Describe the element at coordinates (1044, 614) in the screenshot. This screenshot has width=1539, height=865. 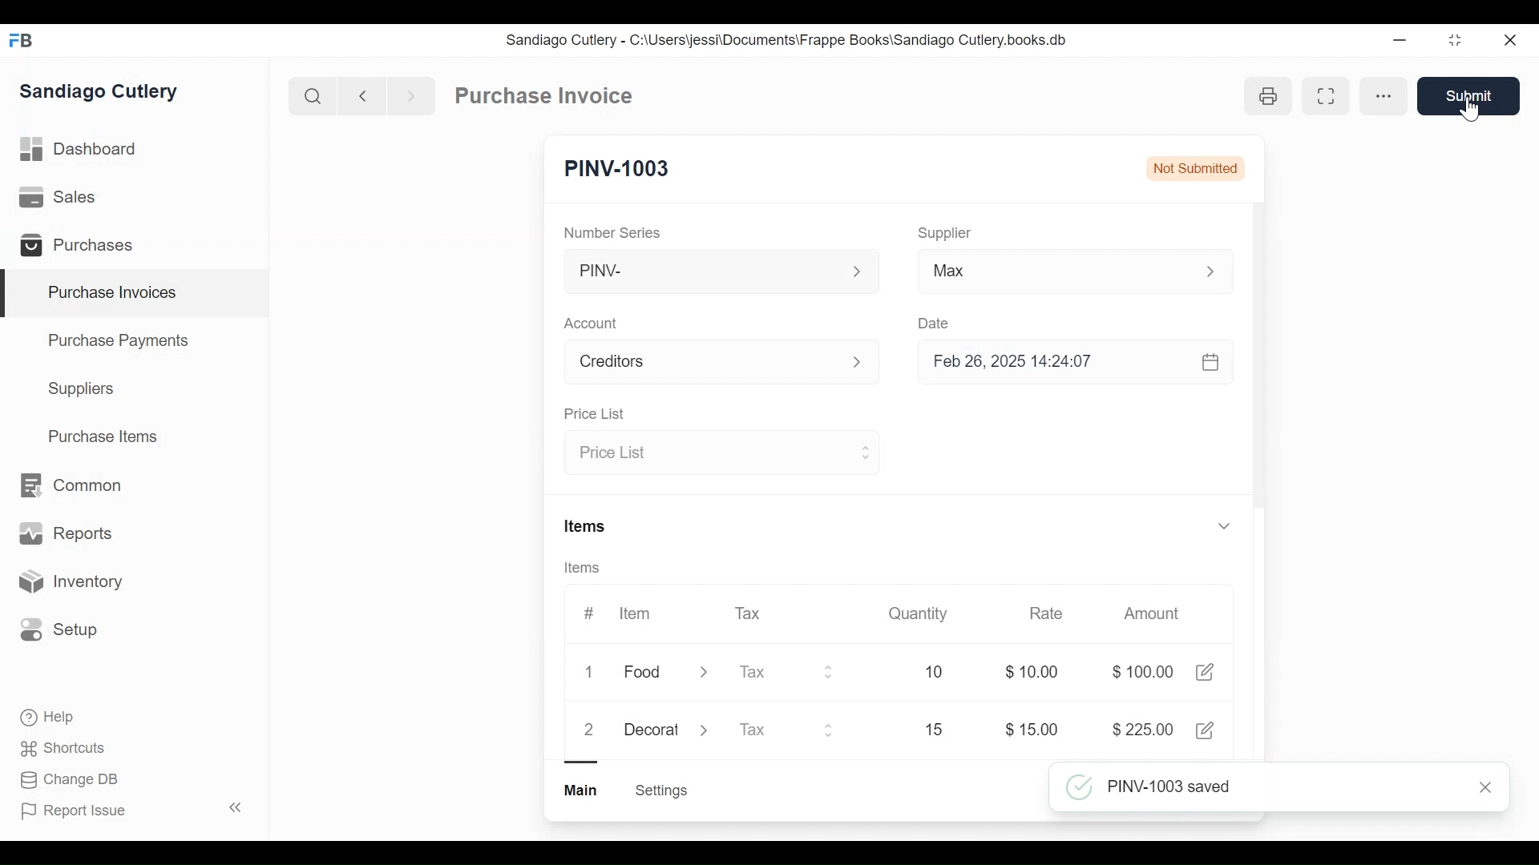
I see `Rate` at that location.